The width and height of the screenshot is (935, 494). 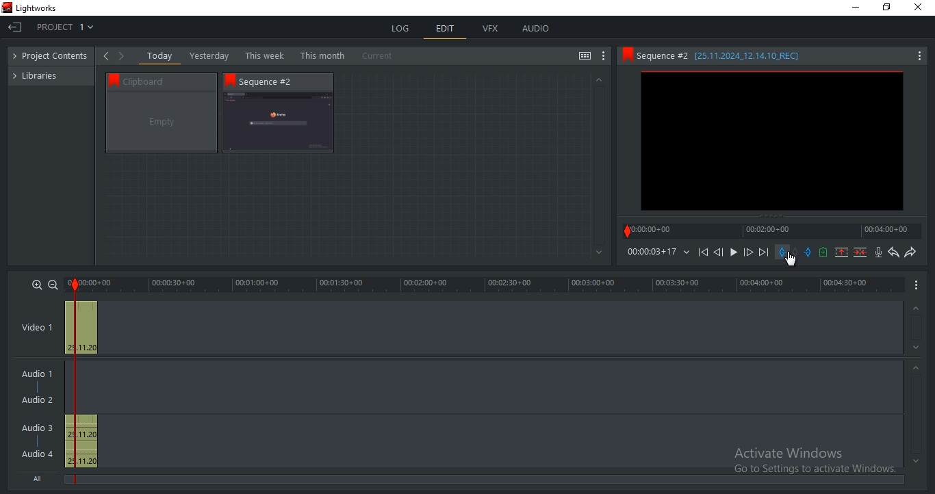 What do you see at coordinates (910, 252) in the screenshot?
I see `redo` at bounding box center [910, 252].